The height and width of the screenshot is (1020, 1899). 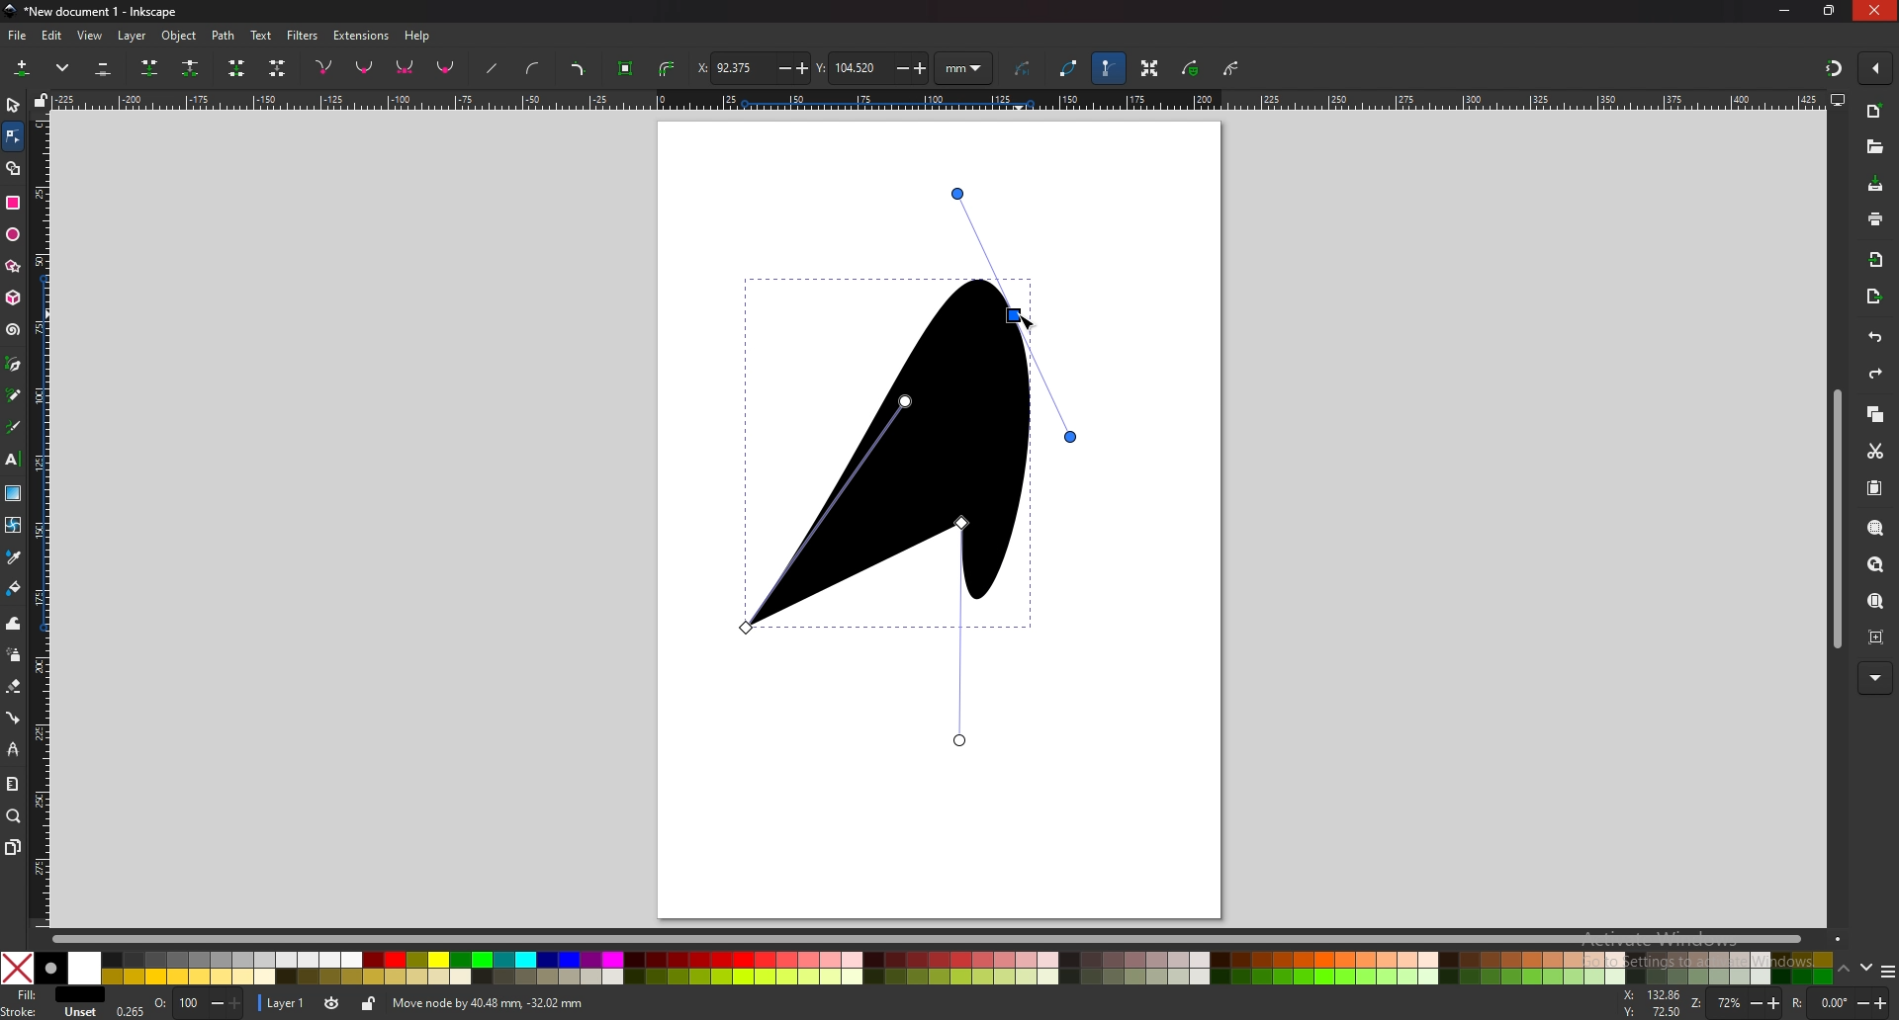 What do you see at coordinates (1109, 68) in the screenshot?
I see `show bezier handle` at bounding box center [1109, 68].